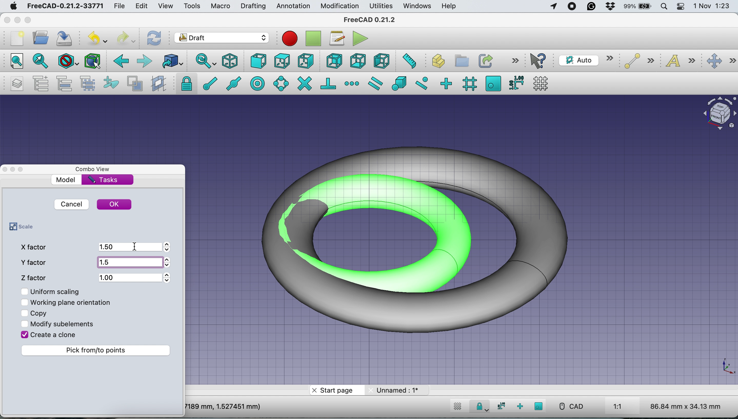  I want to click on backward, so click(120, 63).